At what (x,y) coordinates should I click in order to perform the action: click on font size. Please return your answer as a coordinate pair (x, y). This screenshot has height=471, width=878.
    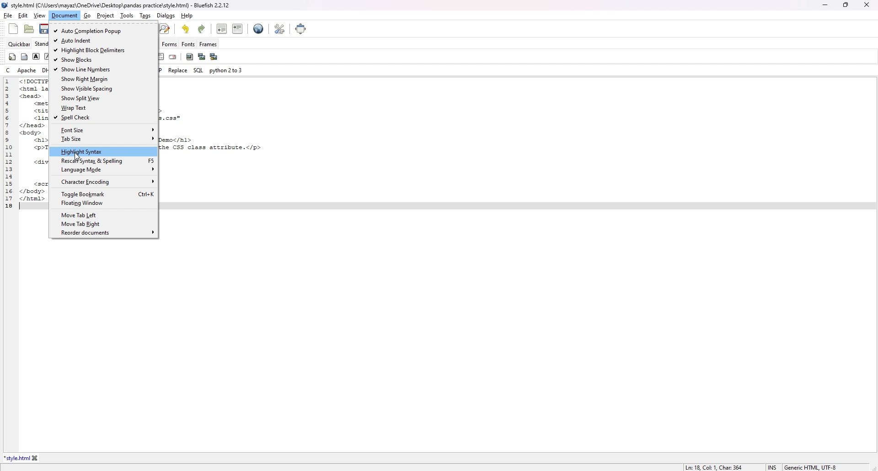
    Looking at the image, I should click on (104, 130).